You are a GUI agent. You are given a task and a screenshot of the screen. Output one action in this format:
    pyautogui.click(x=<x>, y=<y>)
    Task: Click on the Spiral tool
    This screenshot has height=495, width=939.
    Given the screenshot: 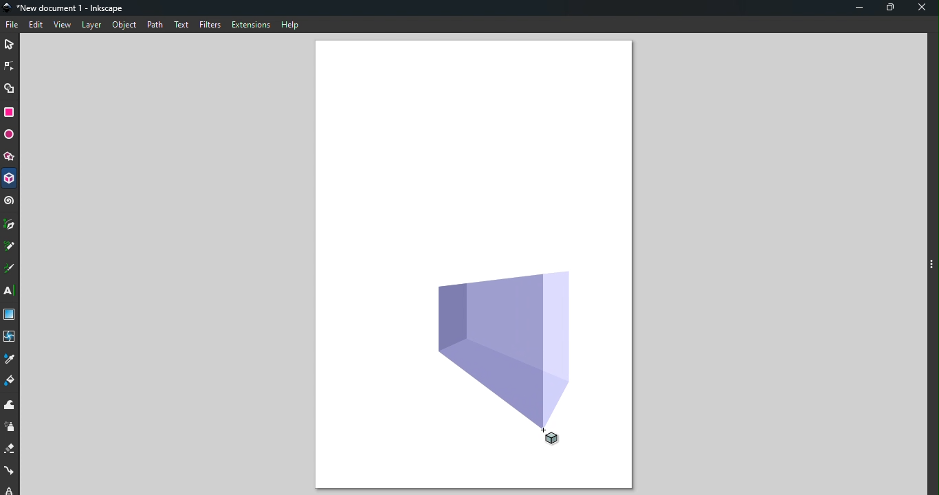 What is the action you would take?
    pyautogui.click(x=10, y=203)
    